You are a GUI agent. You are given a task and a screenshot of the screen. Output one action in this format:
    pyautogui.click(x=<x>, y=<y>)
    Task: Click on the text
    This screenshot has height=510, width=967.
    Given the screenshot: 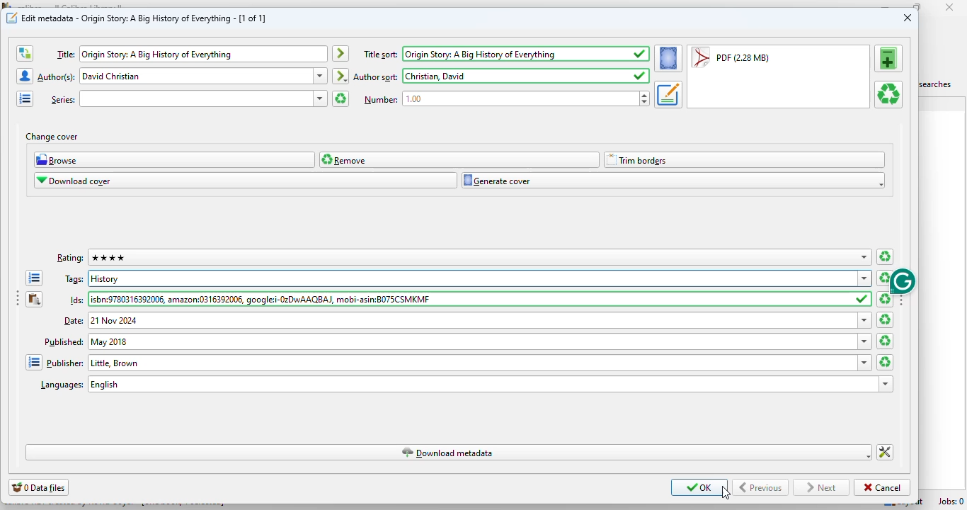 What is the action you would take?
    pyautogui.click(x=380, y=99)
    